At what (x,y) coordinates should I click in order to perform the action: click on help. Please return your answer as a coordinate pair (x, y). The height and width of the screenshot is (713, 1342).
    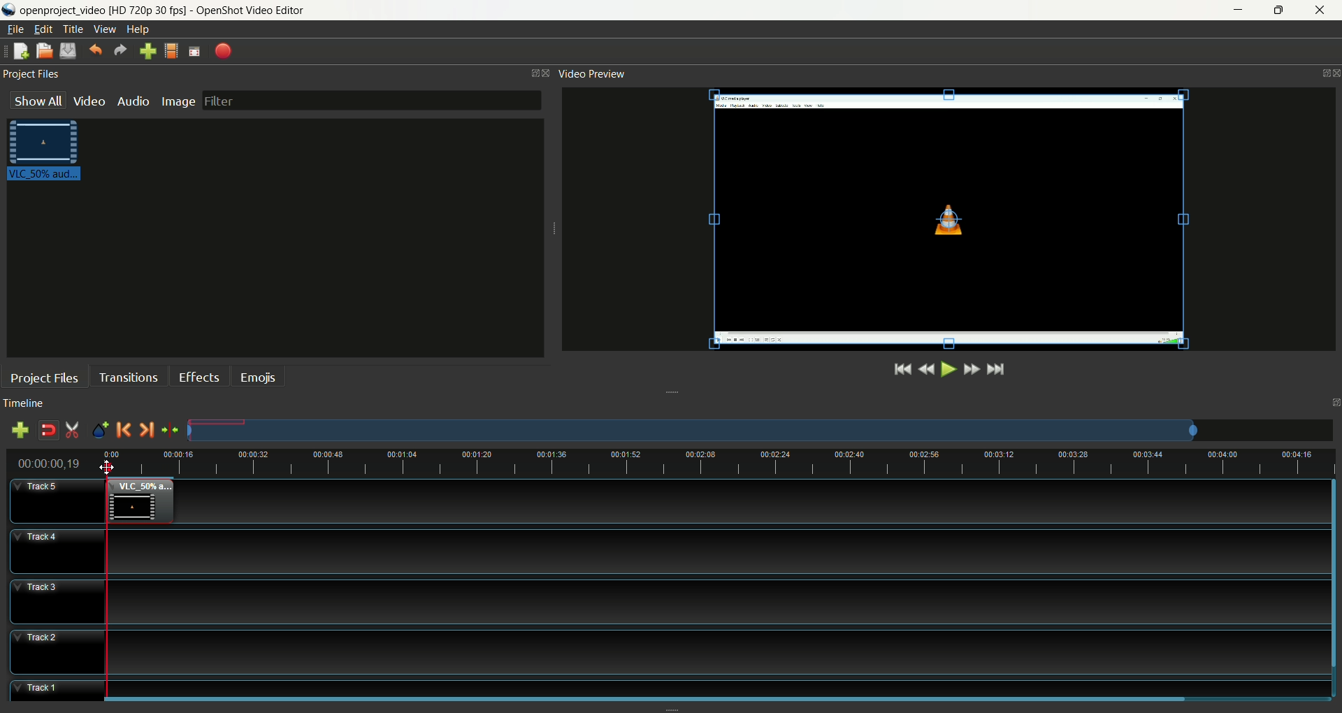
    Looking at the image, I should click on (140, 30).